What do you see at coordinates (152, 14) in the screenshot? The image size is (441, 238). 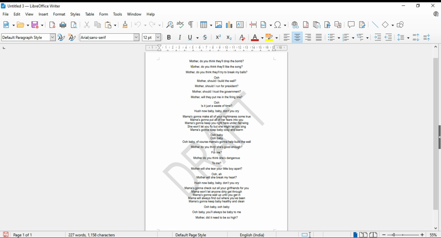 I see `help` at bounding box center [152, 14].